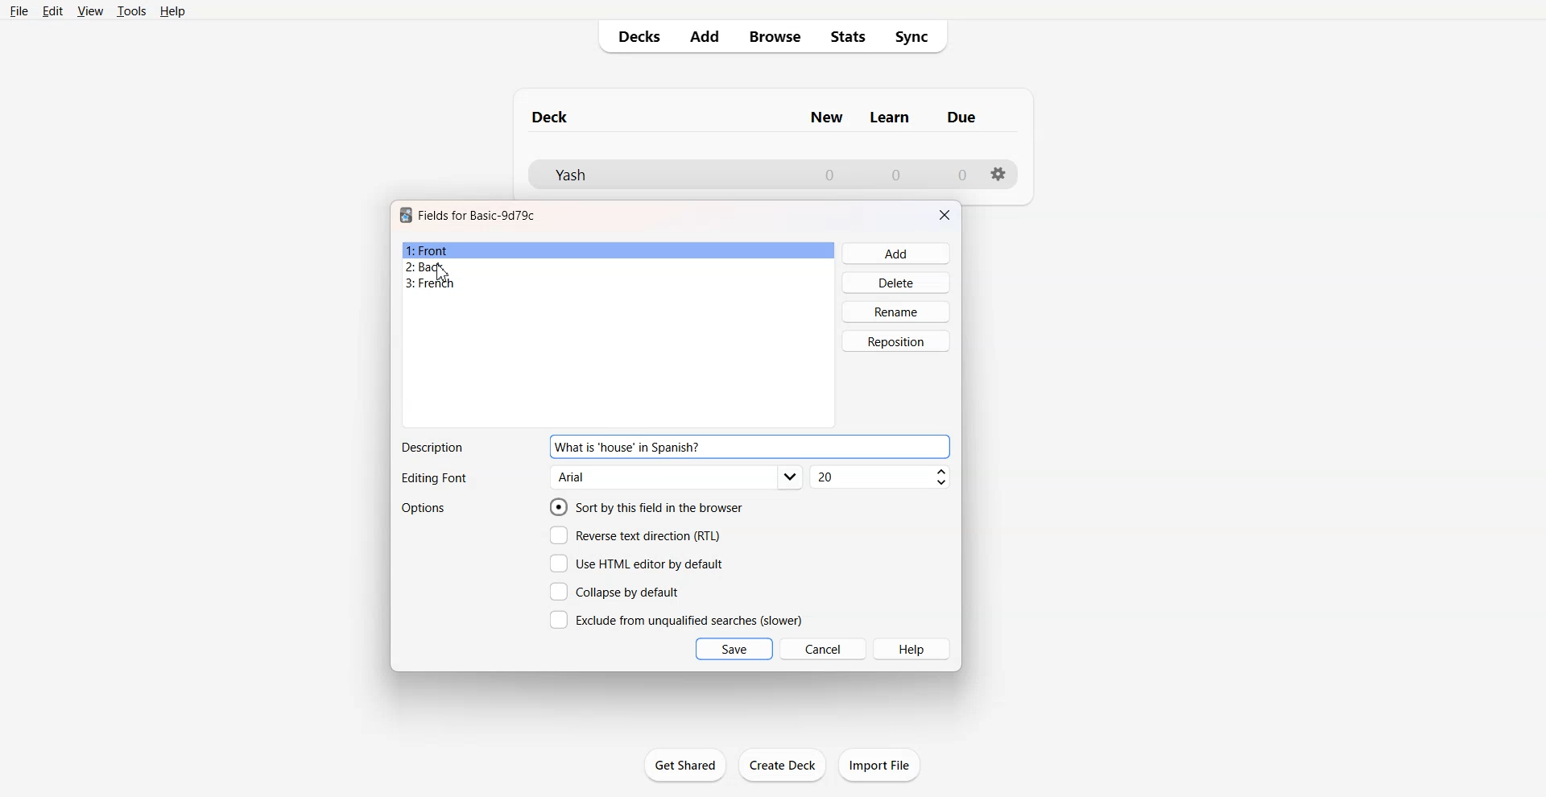  Describe the element at coordinates (896, 341) in the screenshot. I see `Reposition` at that location.